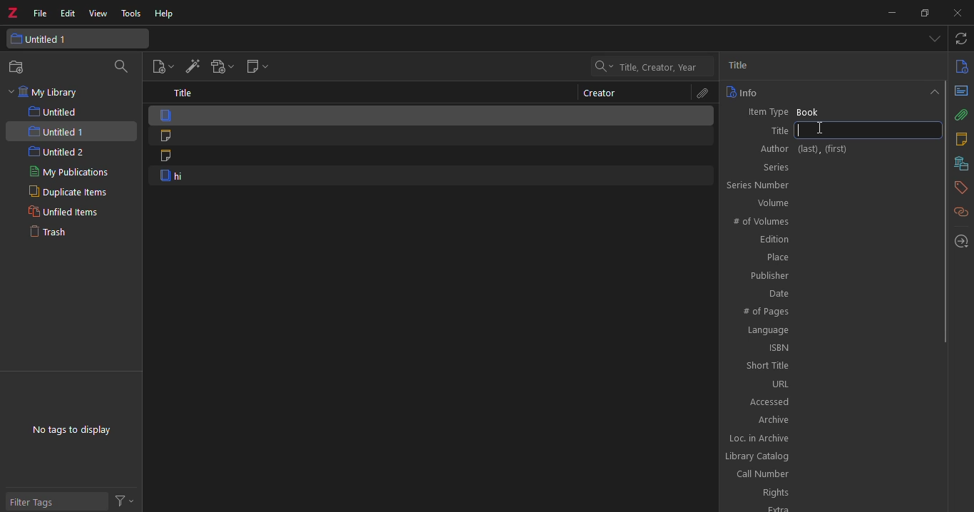  What do you see at coordinates (821, 129) in the screenshot?
I see `type cursor` at bounding box center [821, 129].